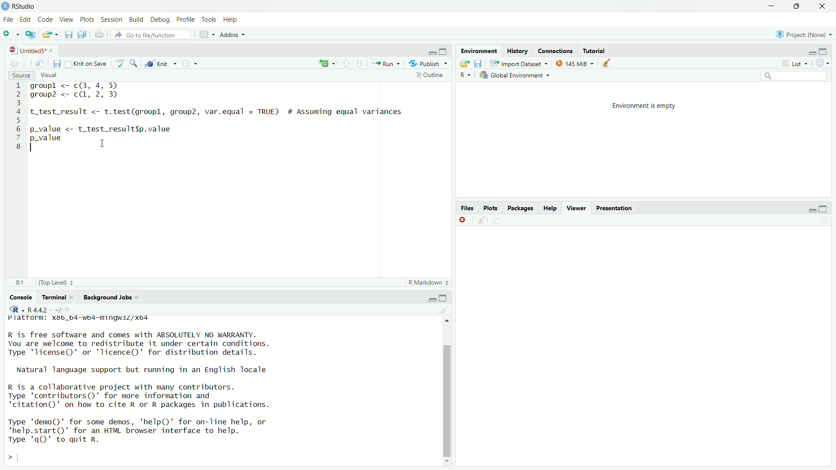 The image size is (836, 470). What do you see at coordinates (21, 297) in the screenshot?
I see `Console` at bounding box center [21, 297].